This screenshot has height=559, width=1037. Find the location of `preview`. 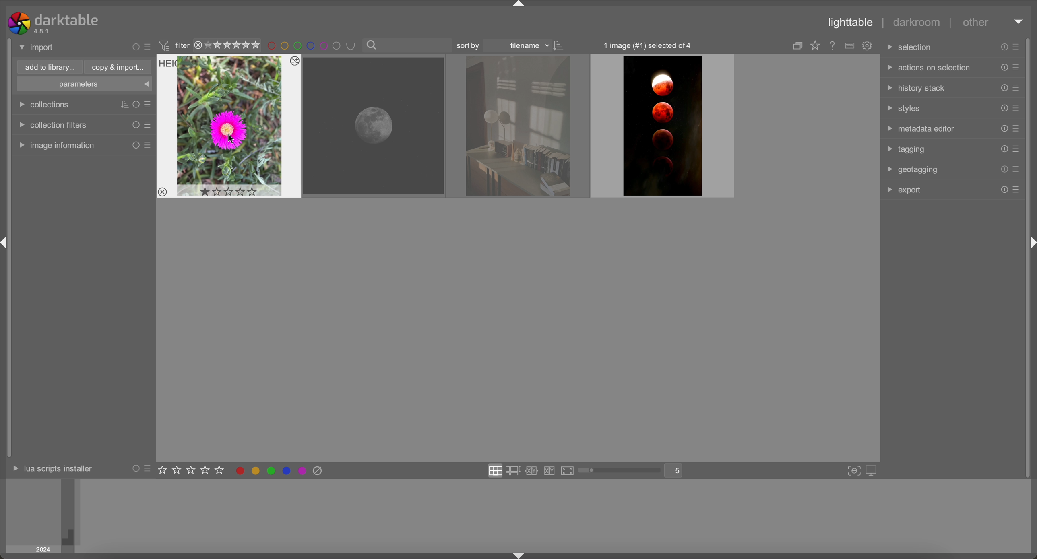

preview is located at coordinates (34, 516).